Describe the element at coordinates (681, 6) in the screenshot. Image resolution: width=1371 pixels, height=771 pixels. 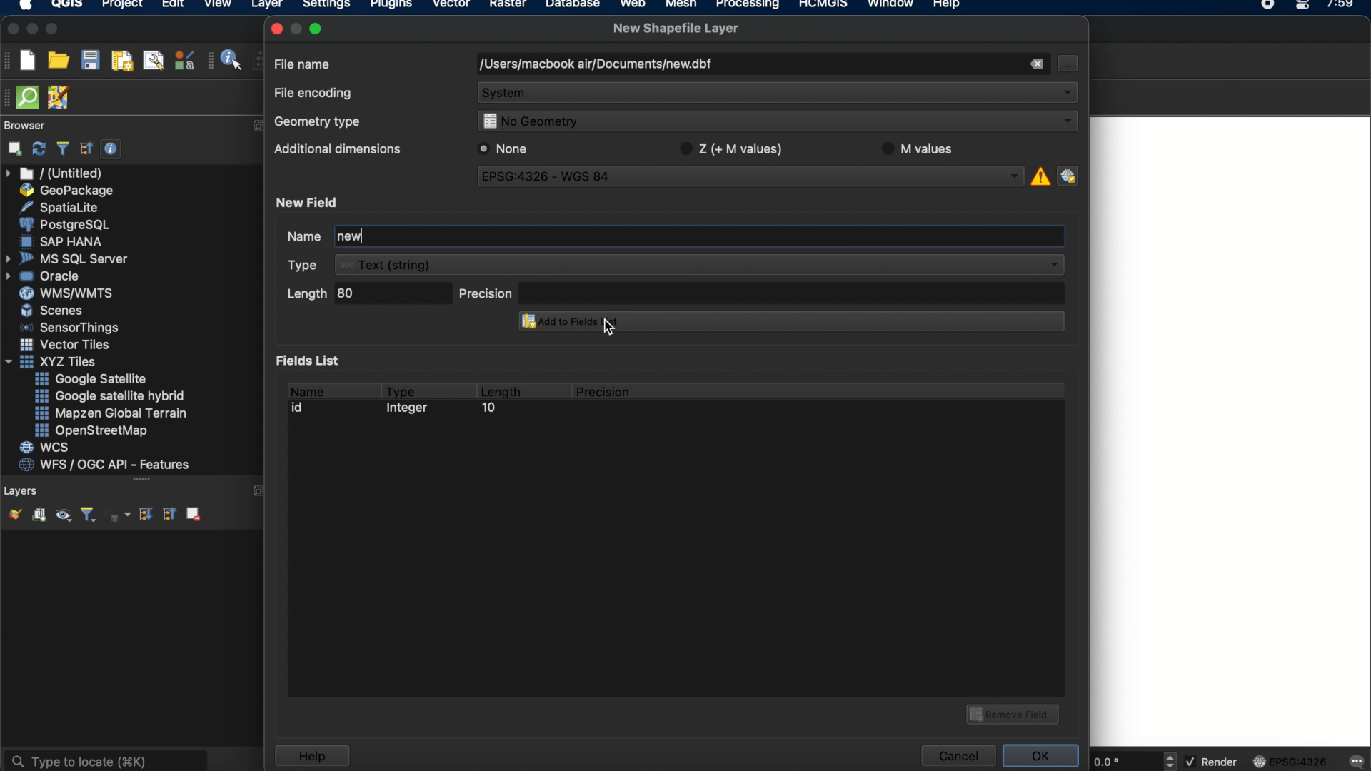
I see `mesh` at that location.